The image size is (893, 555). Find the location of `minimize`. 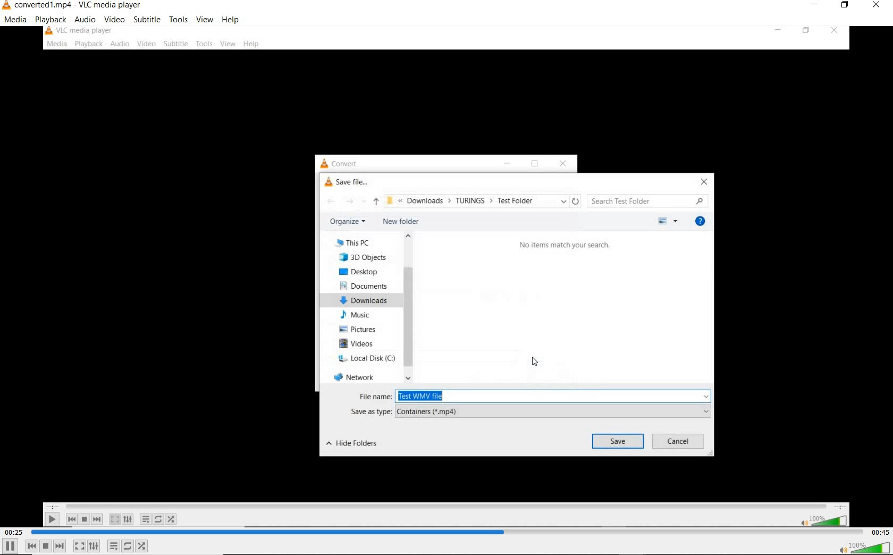

minimize is located at coordinates (814, 4).